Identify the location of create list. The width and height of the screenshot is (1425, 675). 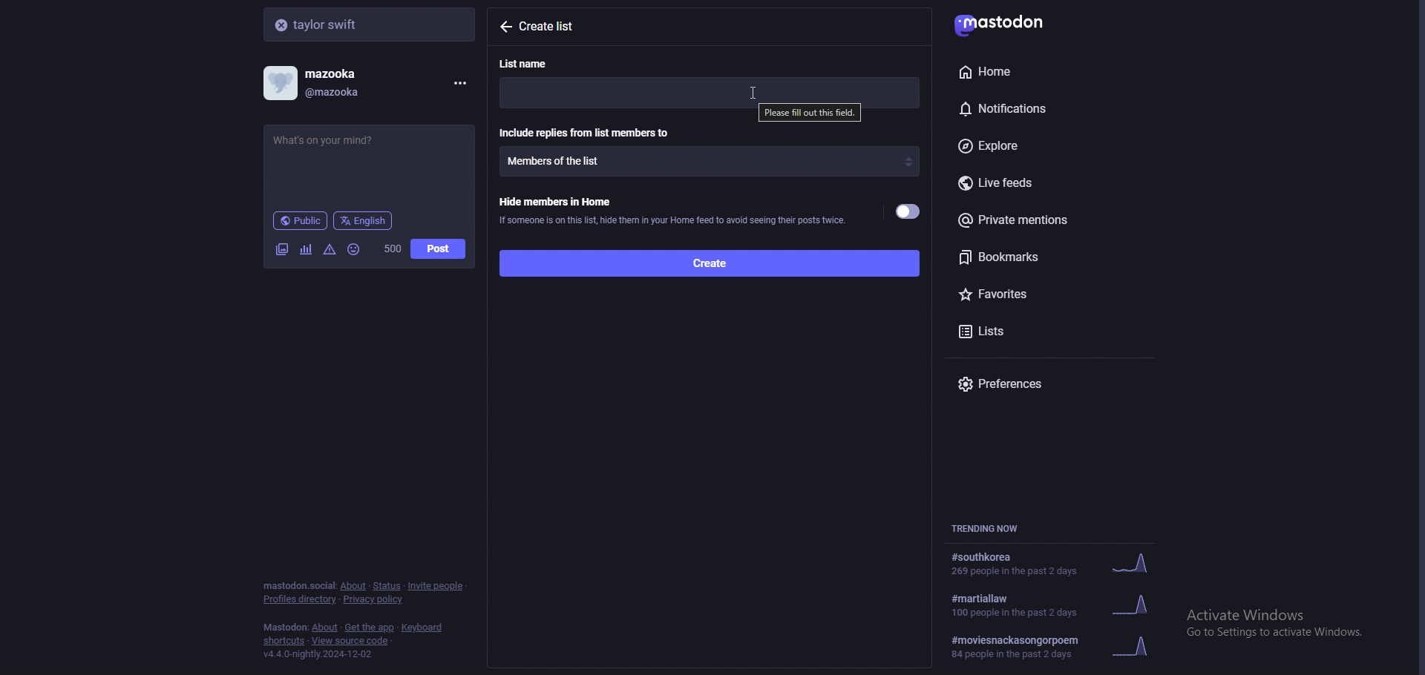
(557, 27).